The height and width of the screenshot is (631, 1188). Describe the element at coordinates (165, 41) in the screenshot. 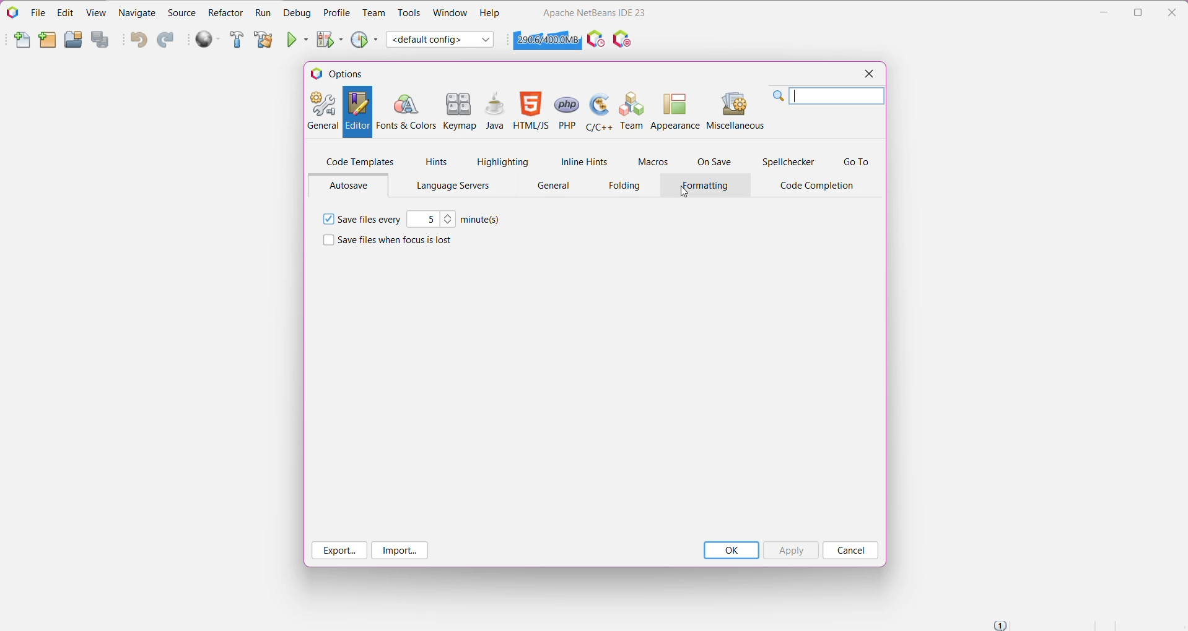

I see `Redo` at that location.